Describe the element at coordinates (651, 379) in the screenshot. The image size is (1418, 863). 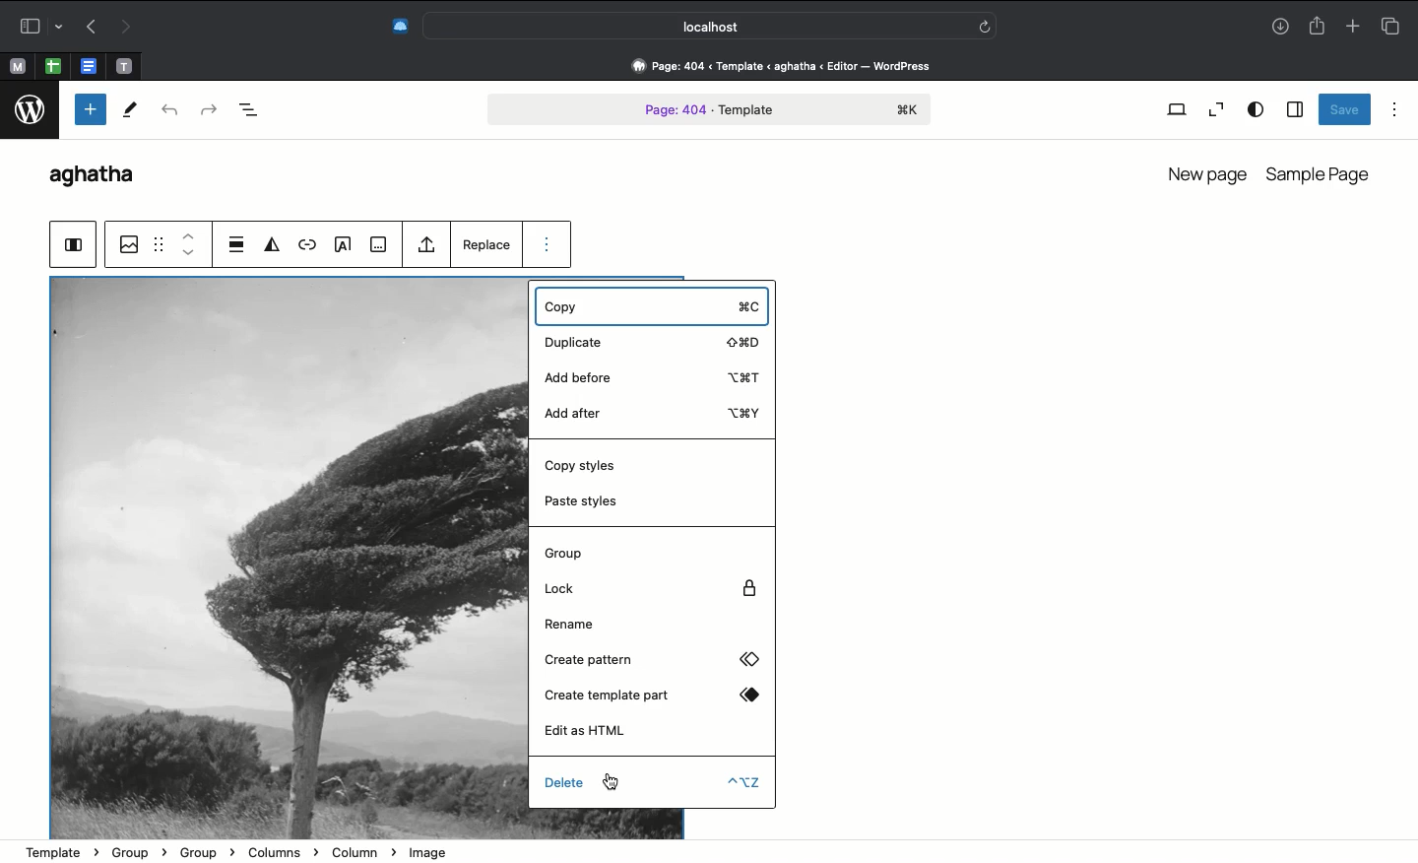
I see `Add before` at that location.